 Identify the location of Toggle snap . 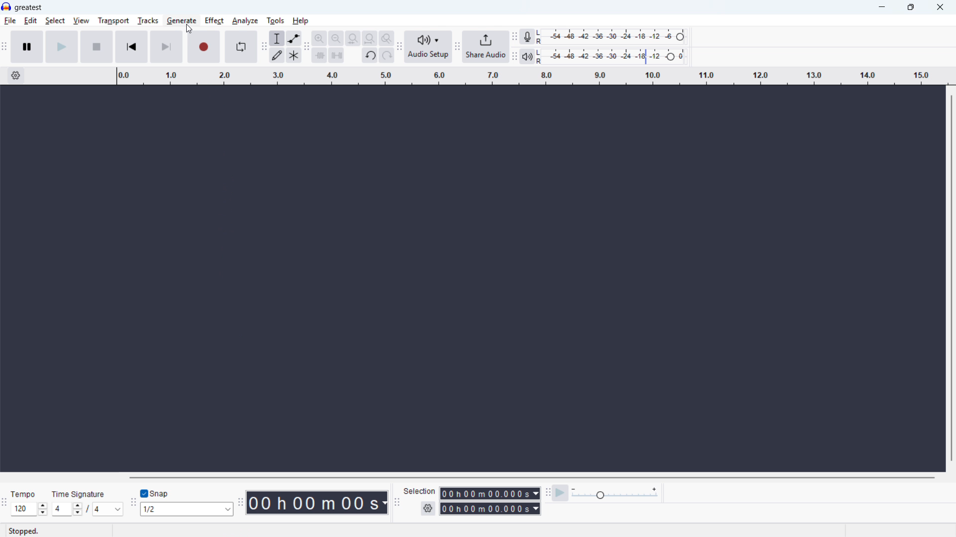
(154, 493).